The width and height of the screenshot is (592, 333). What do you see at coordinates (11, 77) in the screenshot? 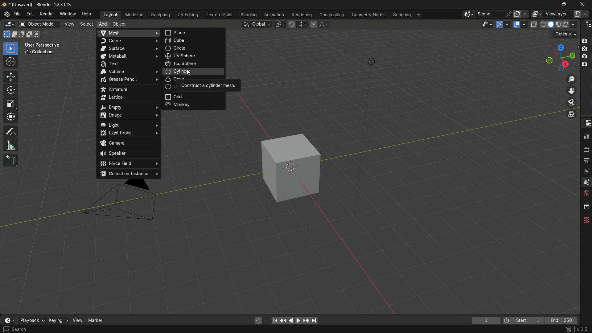
I see `move` at bounding box center [11, 77].